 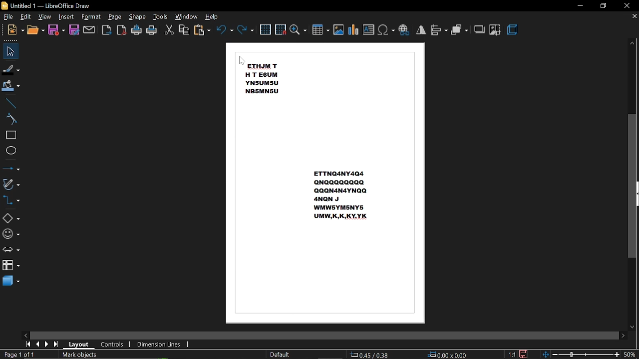 What do you see at coordinates (634, 16) in the screenshot?
I see `close tab` at bounding box center [634, 16].